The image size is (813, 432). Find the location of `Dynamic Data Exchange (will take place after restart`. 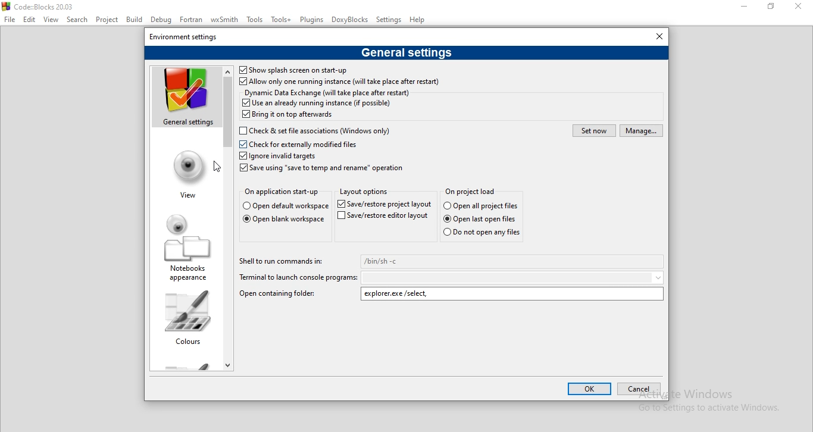

Dynamic Data Exchange (will take place after restart is located at coordinates (326, 93).